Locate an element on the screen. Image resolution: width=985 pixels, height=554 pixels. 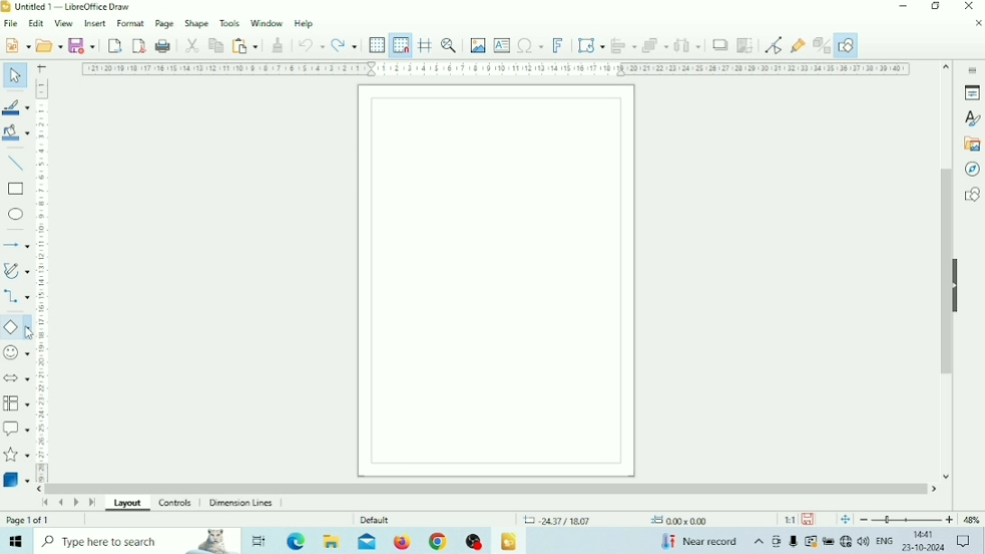
Edit is located at coordinates (36, 23).